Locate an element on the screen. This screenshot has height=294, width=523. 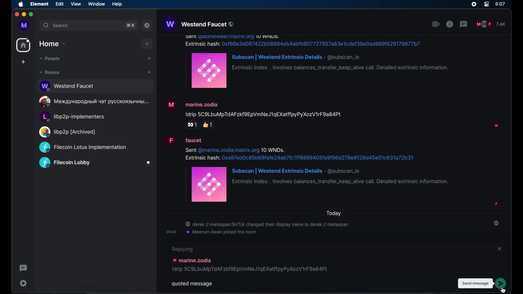
public room is located at coordinates (67, 132).